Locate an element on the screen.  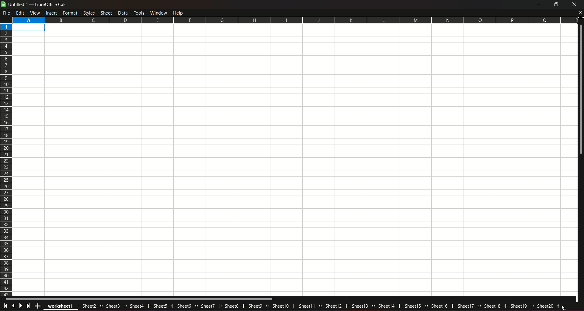
First sheet is located at coordinates (6, 305).